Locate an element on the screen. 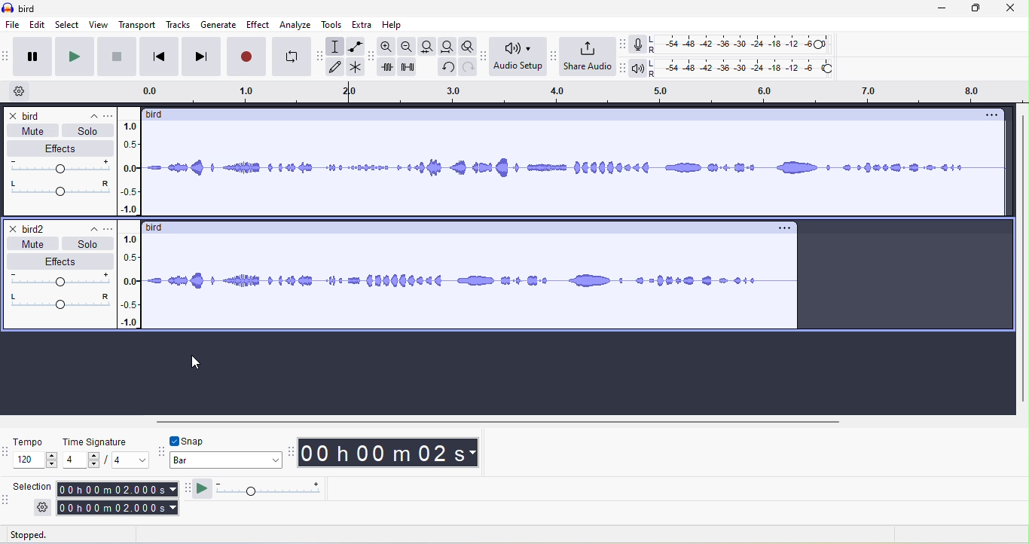 This screenshot has height=544, width=1029. amplitude is located at coordinates (130, 280).